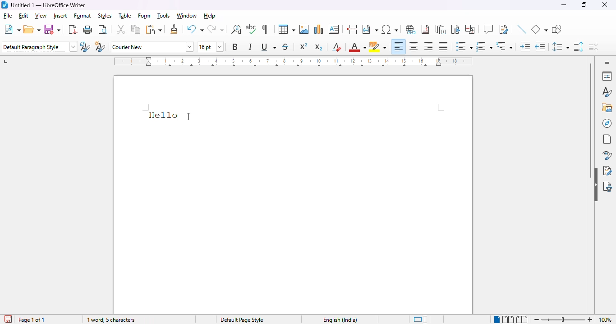 Image resolution: width=616 pixels, height=324 pixels. I want to click on zoom in , so click(590, 320).